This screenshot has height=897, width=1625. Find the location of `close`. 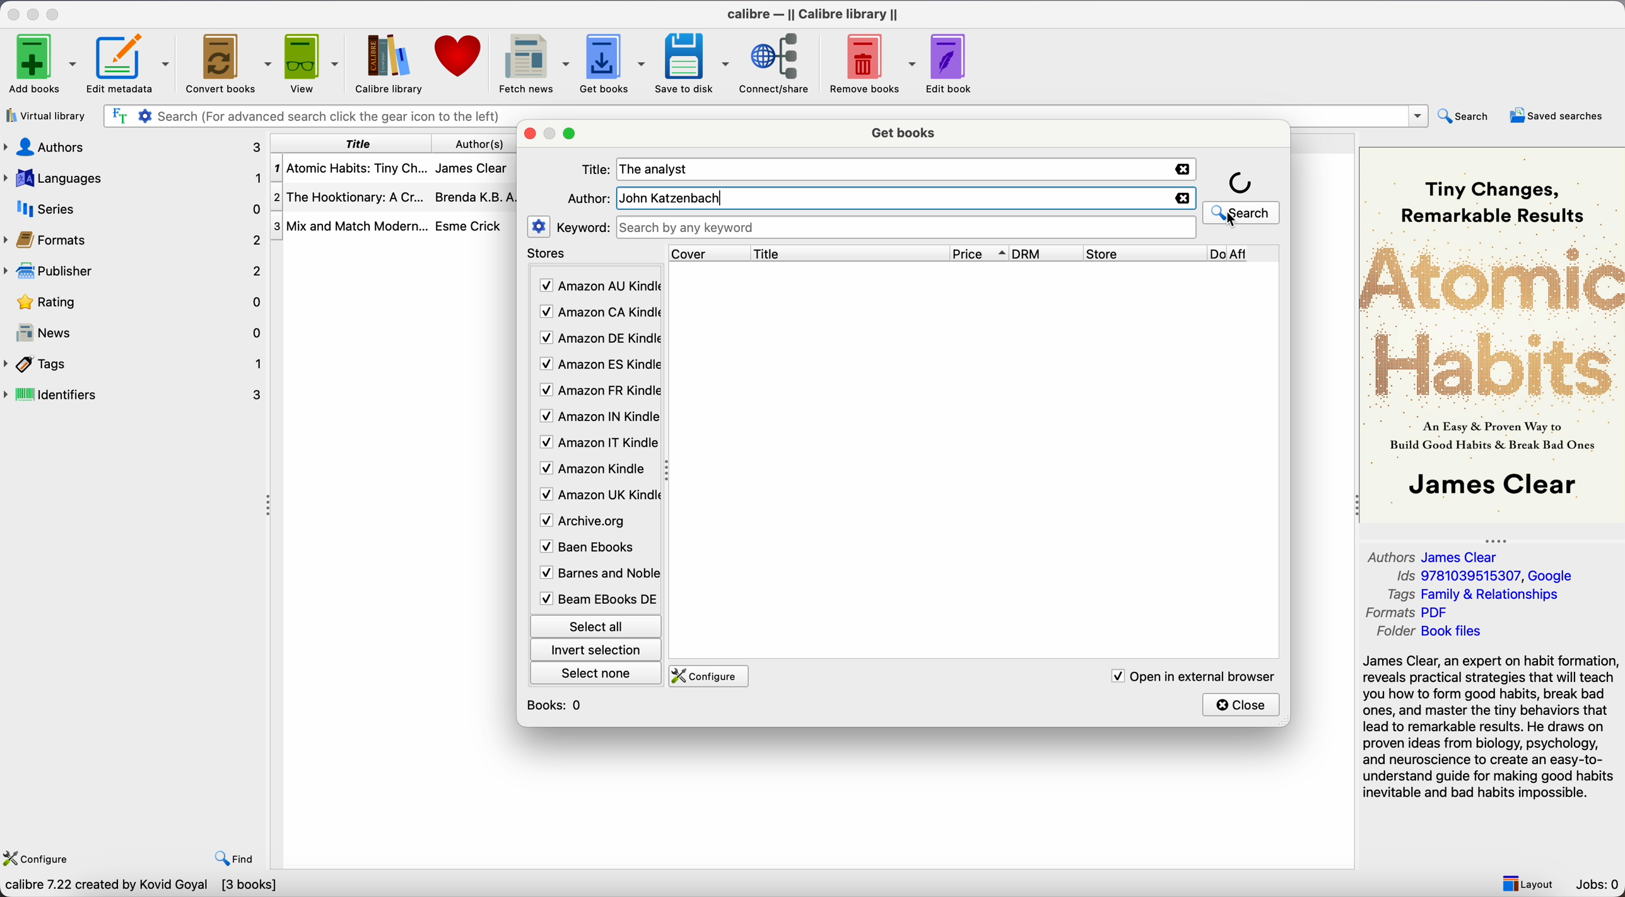

close is located at coordinates (531, 135).